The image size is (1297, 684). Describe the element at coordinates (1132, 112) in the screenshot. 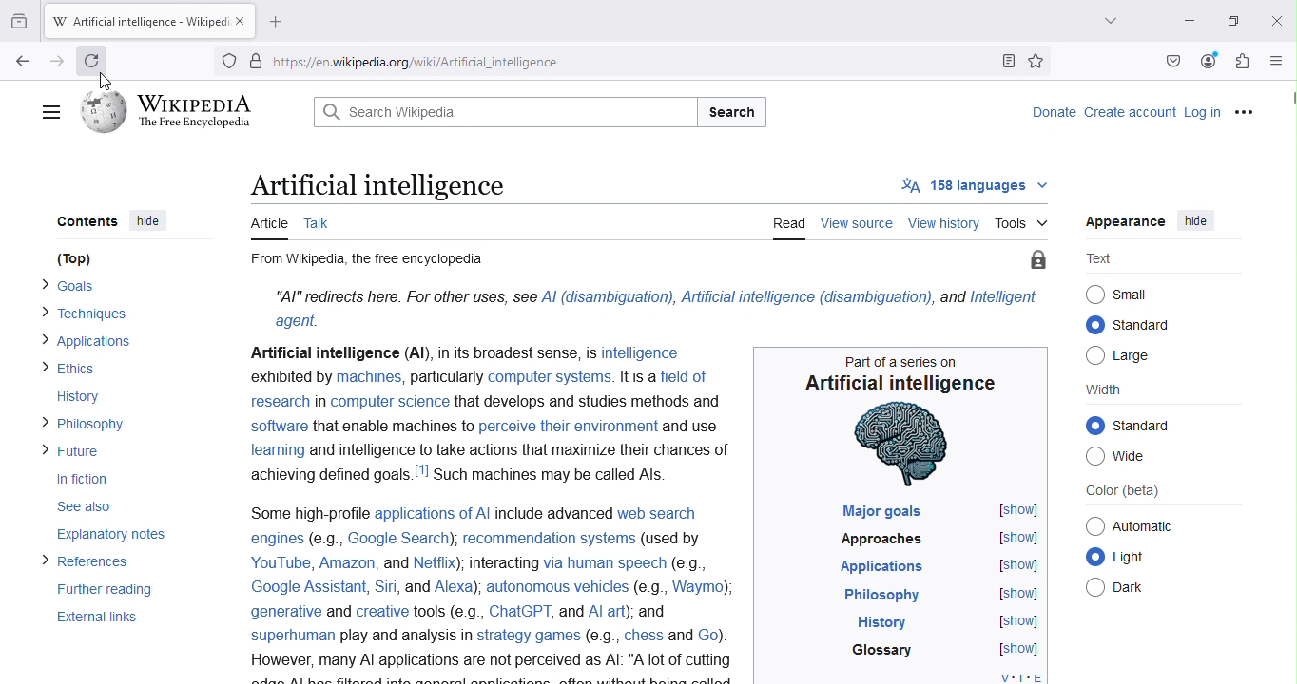

I see `Create account` at that location.